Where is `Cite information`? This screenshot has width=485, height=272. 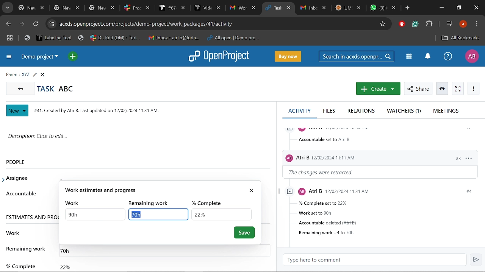
Cite information is located at coordinates (52, 24).